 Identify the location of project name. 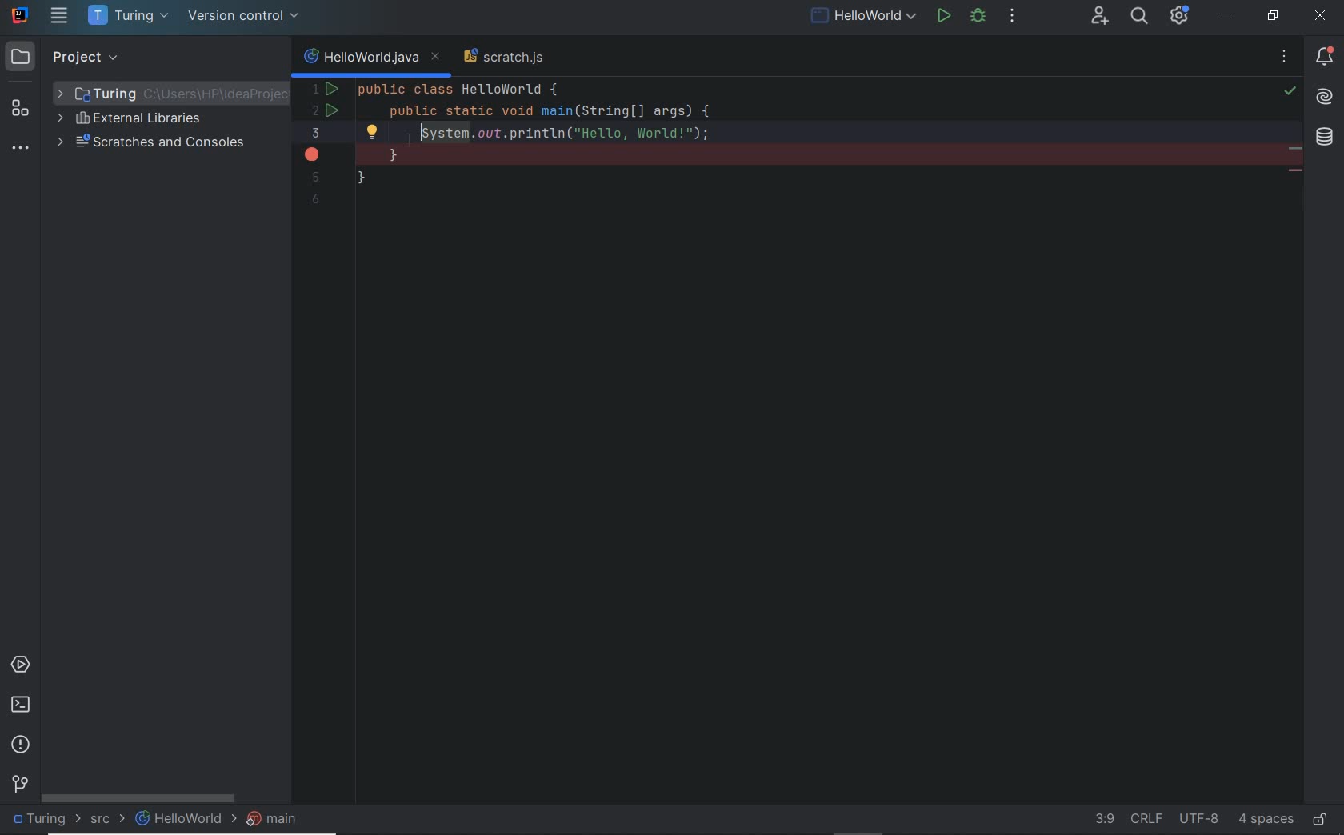
(126, 16).